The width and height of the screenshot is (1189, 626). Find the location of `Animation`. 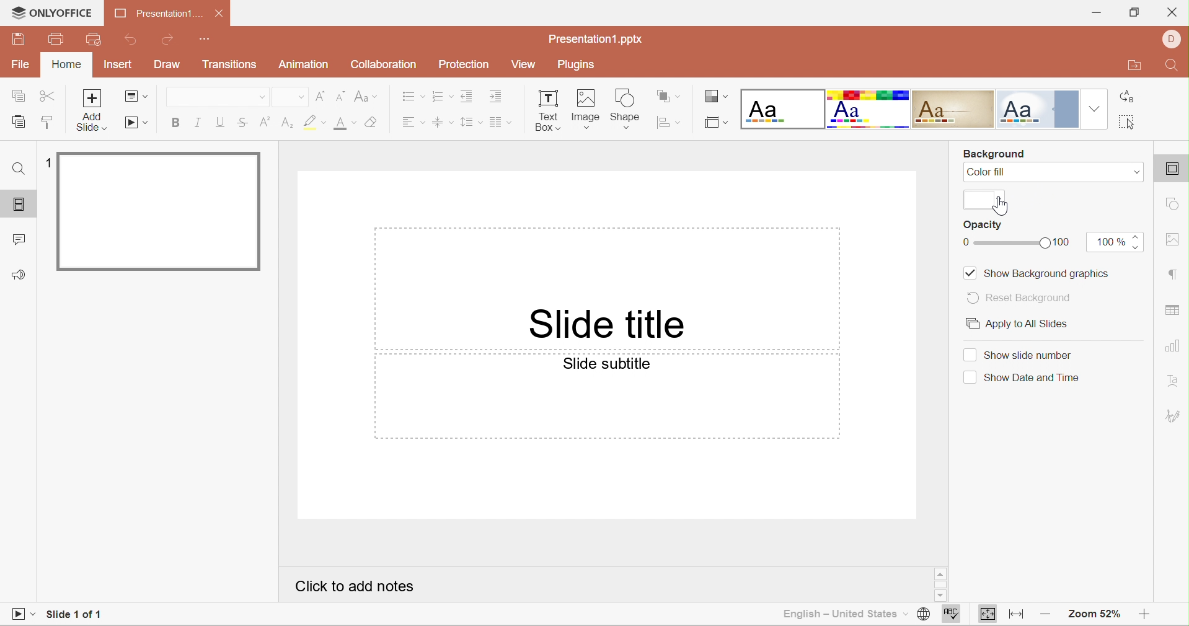

Animation is located at coordinates (307, 66).